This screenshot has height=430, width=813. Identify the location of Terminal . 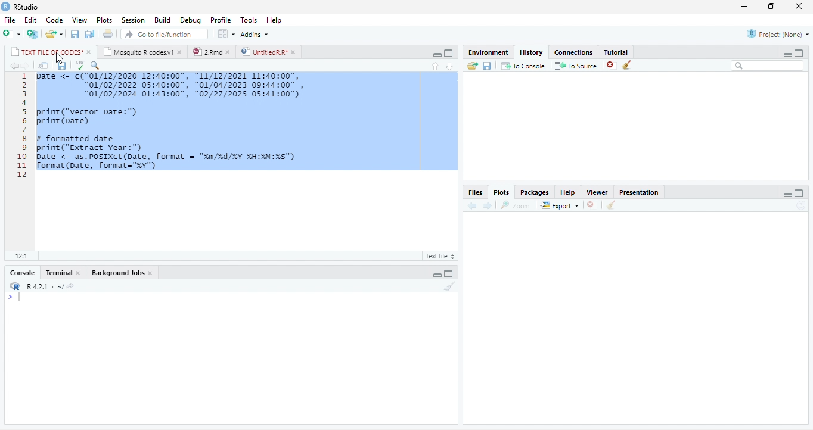
(58, 273).